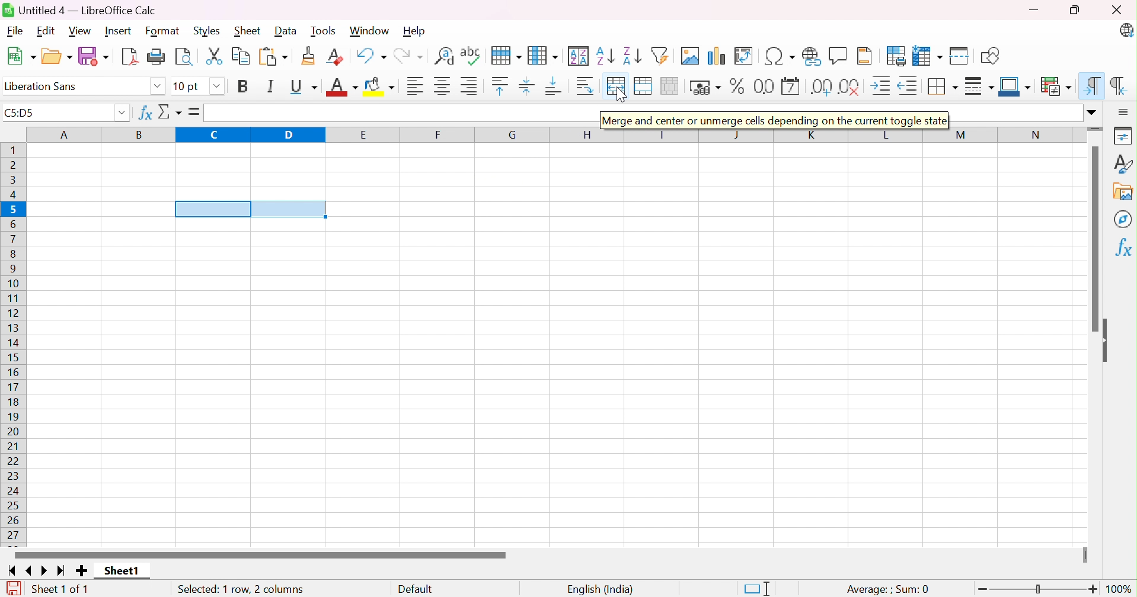  What do you see at coordinates (1092, 239) in the screenshot?
I see `Scroll Bar` at bounding box center [1092, 239].